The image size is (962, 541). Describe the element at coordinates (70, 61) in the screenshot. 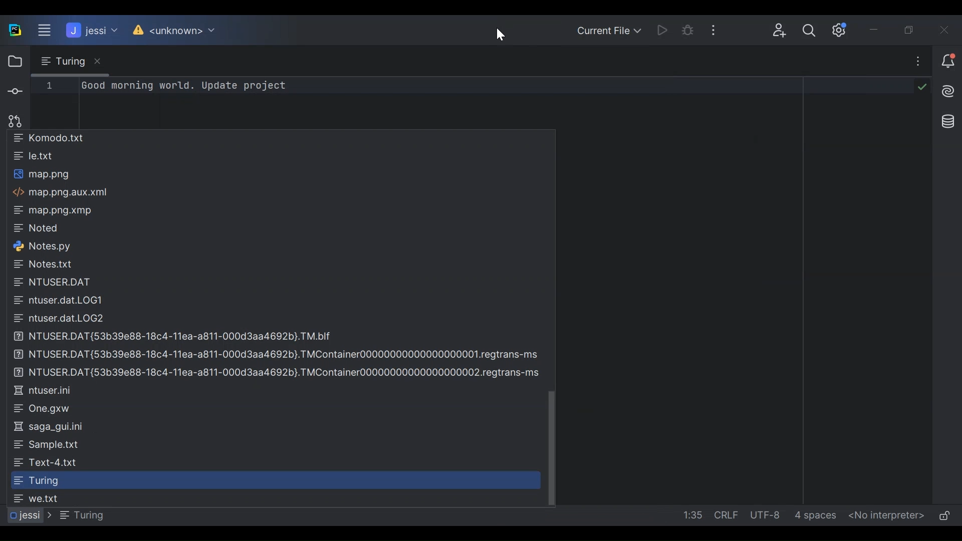

I see `Browse Tab` at that location.